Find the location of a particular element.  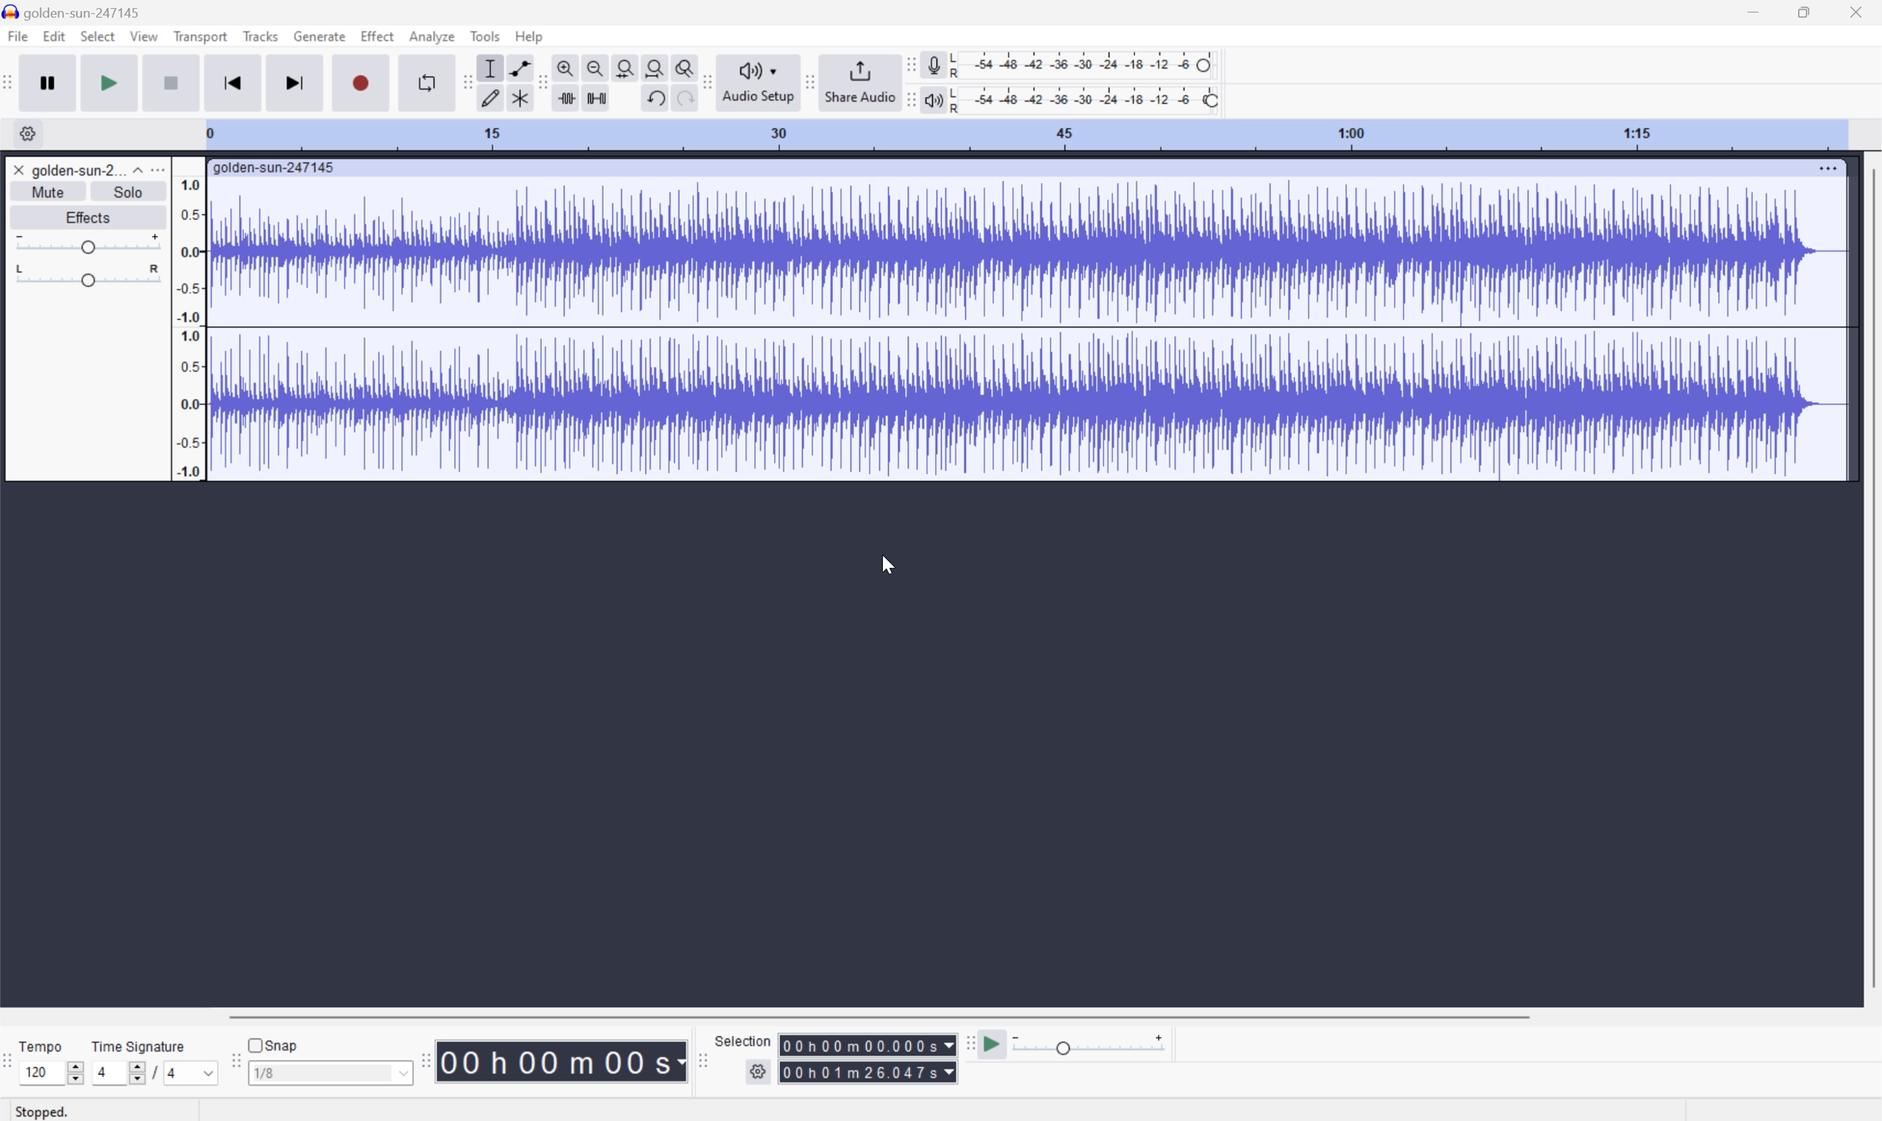

Help is located at coordinates (530, 35).